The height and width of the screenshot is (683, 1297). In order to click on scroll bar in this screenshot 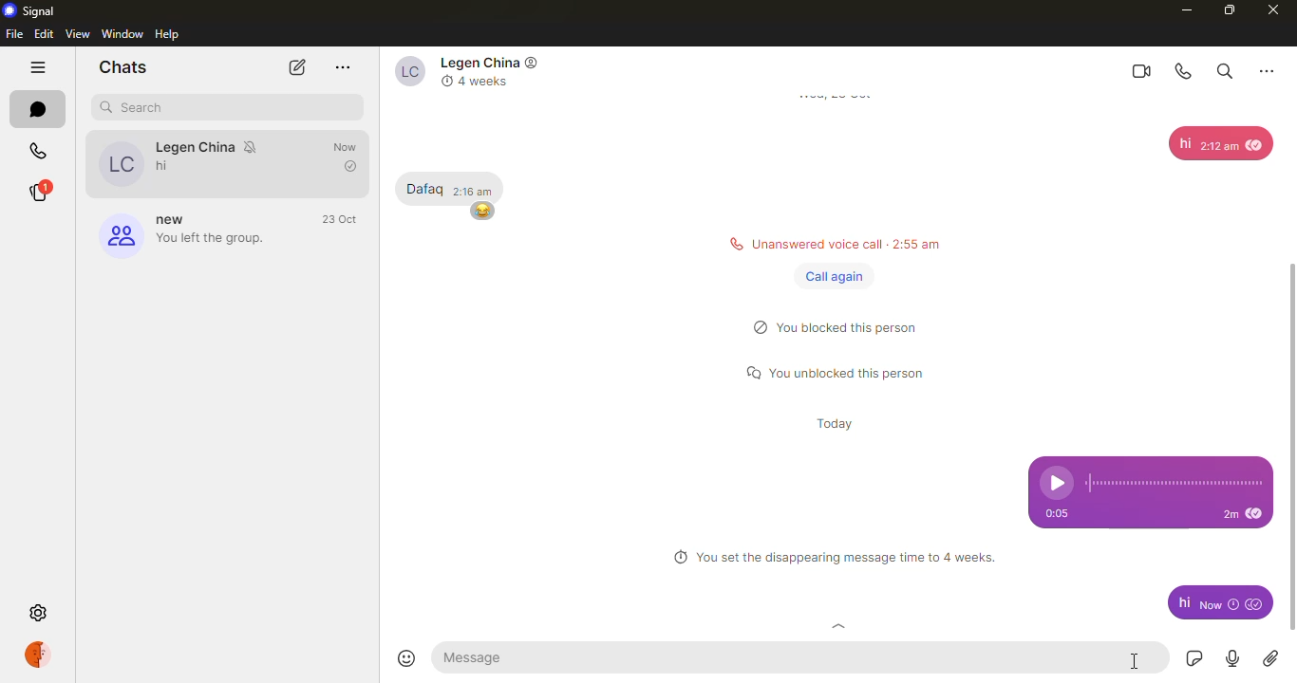, I will do `click(1296, 414)`.